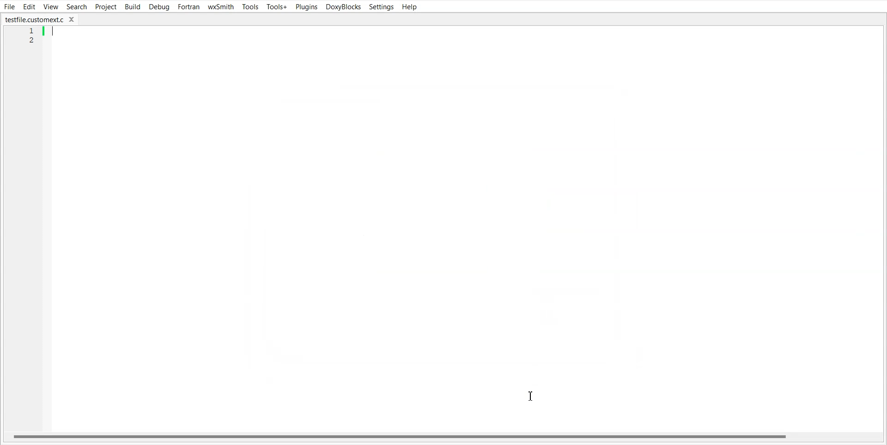  I want to click on Edit, so click(30, 6).